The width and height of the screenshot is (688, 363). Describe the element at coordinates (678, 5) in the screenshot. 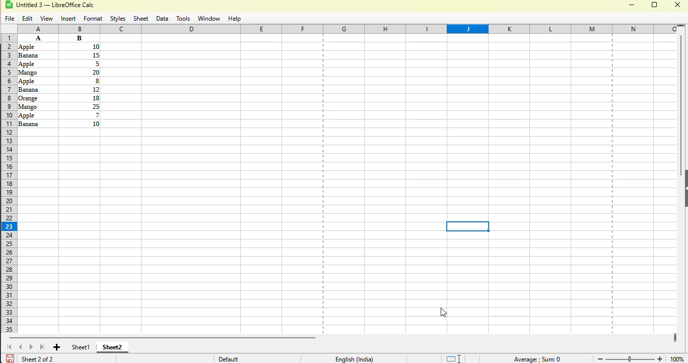

I see `close` at that location.